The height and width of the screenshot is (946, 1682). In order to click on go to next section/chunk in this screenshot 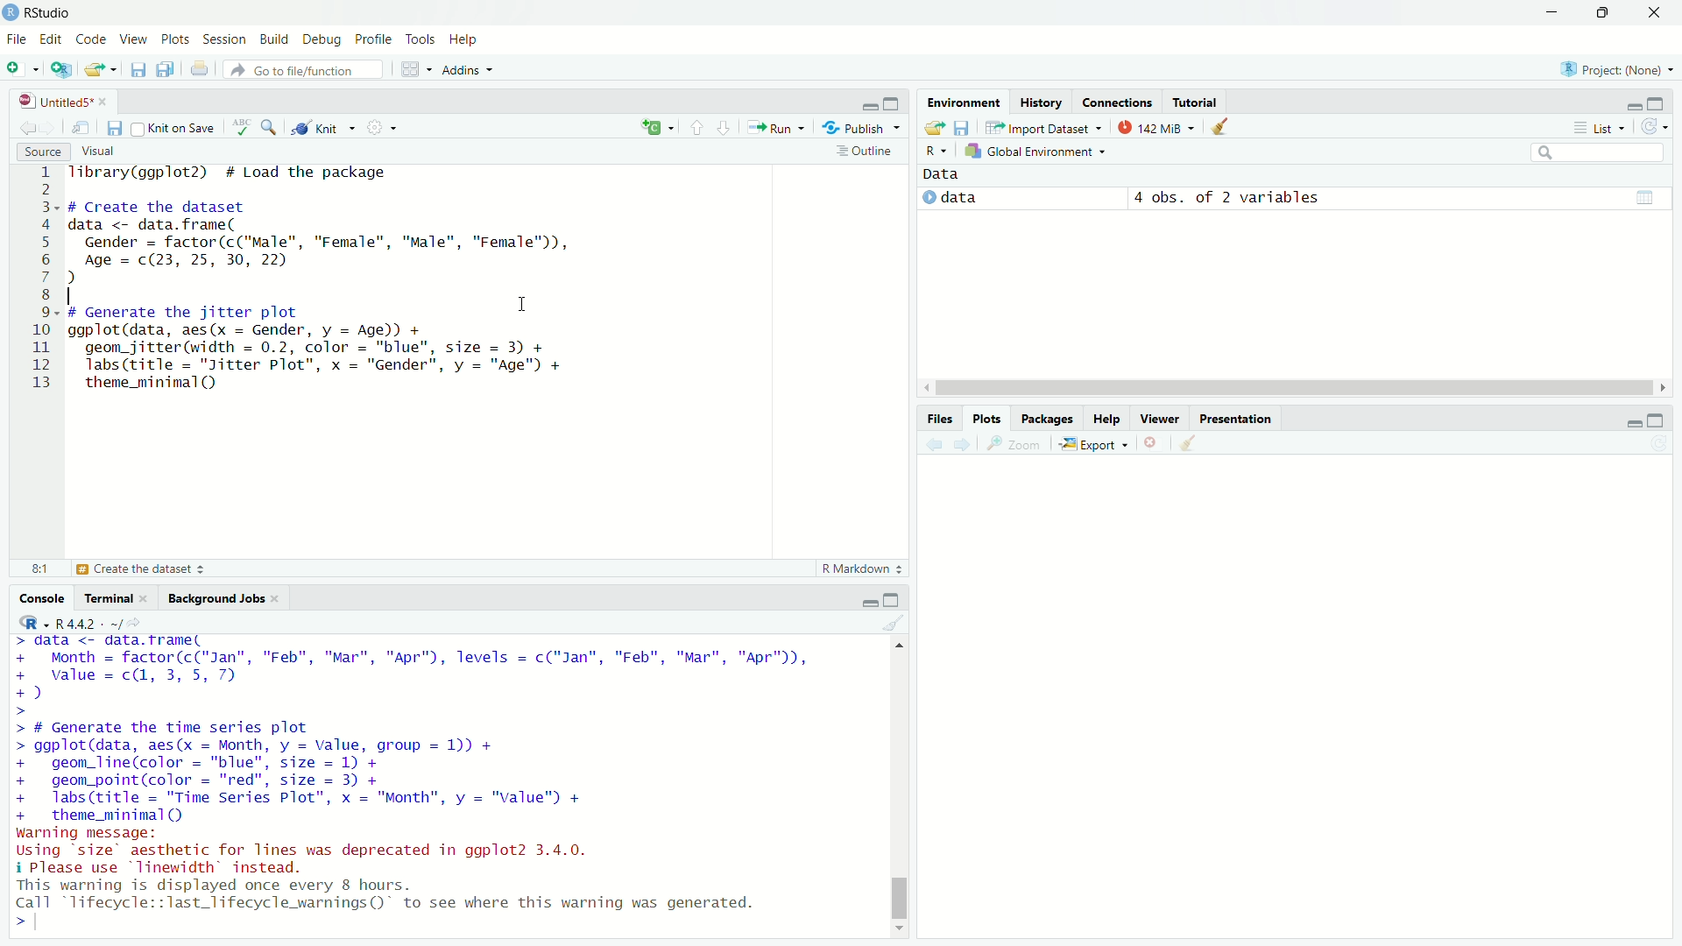, I will do `click(724, 127)`.